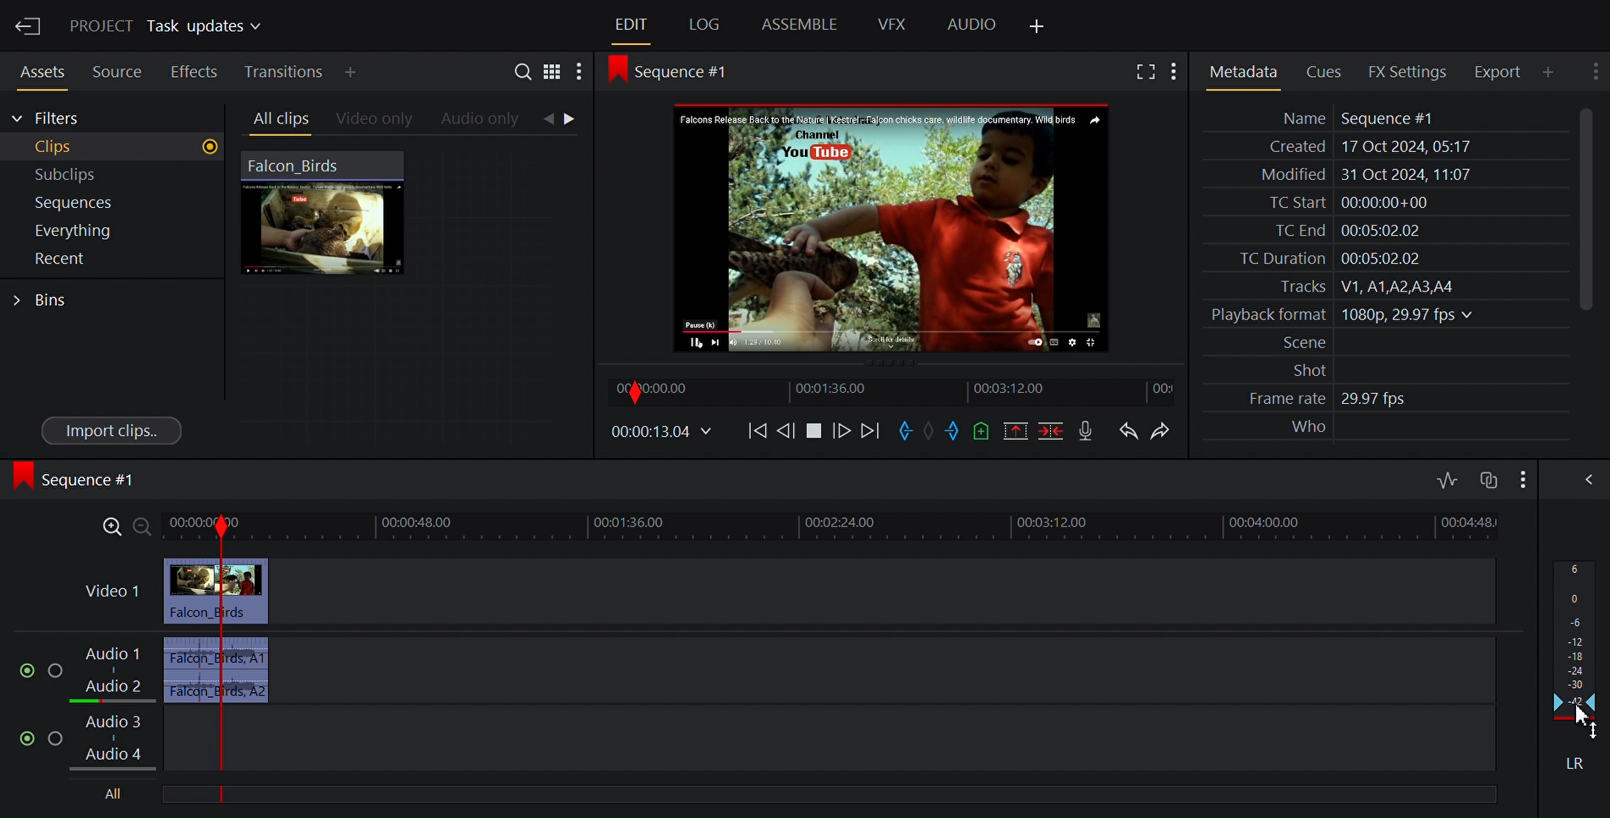 The height and width of the screenshot is (818, 1610). I want to click on Mute/Unmute, so click(21, 667).